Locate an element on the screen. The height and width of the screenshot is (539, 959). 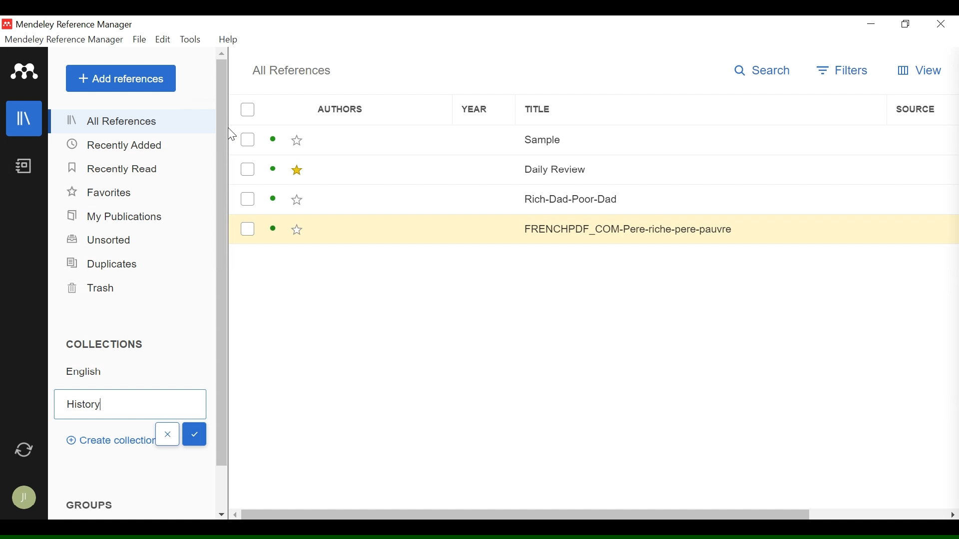
Recently Added is located at coordinates (115, 146).